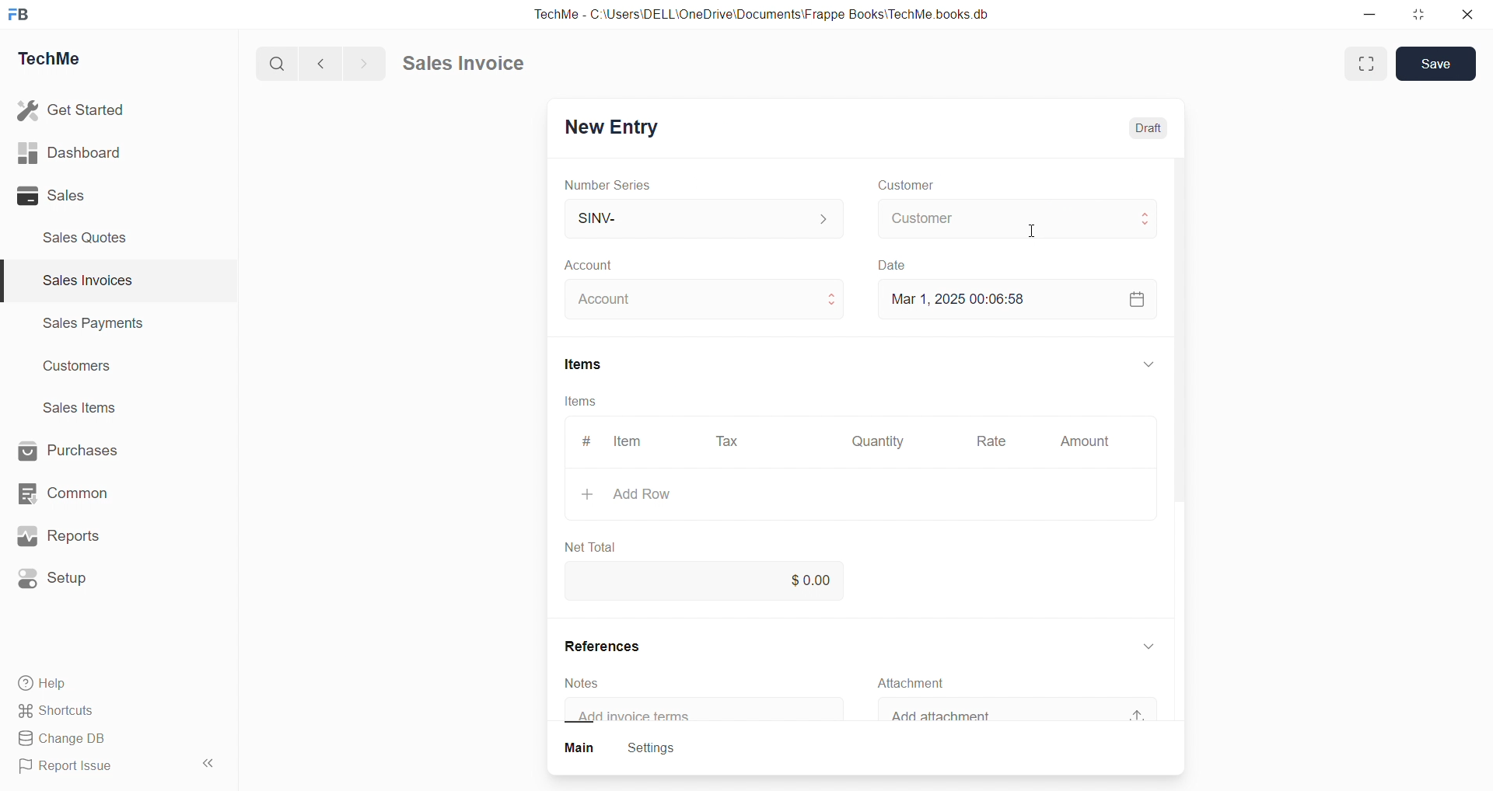 The height and width of the screenshot is (791, 1493). What do you see at coordinates (1364, 63) in the screenshot?
I see `Full width` at bounding box center [1364, 63].